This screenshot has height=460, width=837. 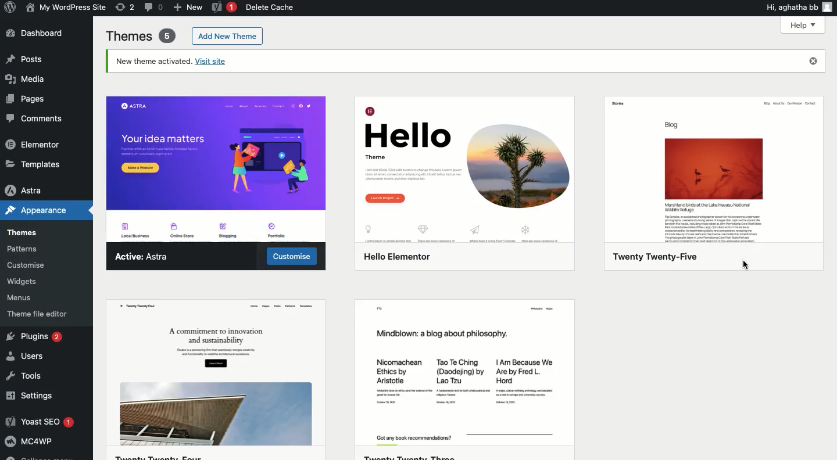 I want to click on Media, so click(x=28, y=77).